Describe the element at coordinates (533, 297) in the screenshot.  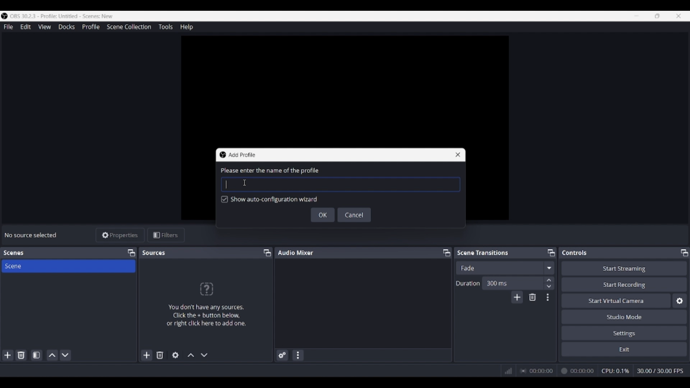
I see `Remove configurble transition` at that location.